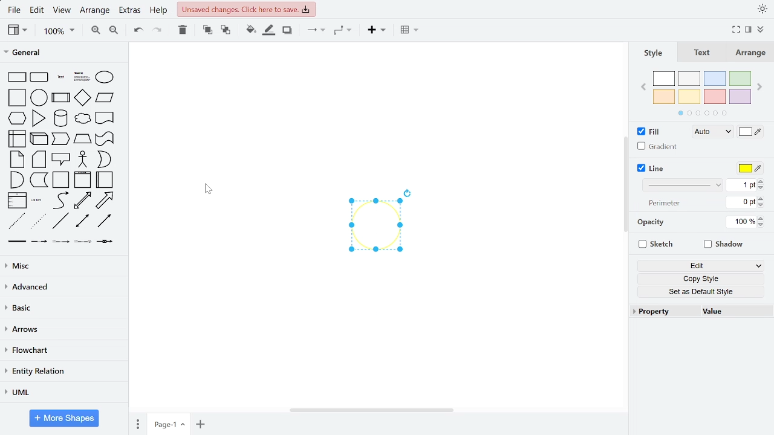 Image resolution: width=774 pixels, height=435 pixels. I want to click on cloud, so click(82, 120).